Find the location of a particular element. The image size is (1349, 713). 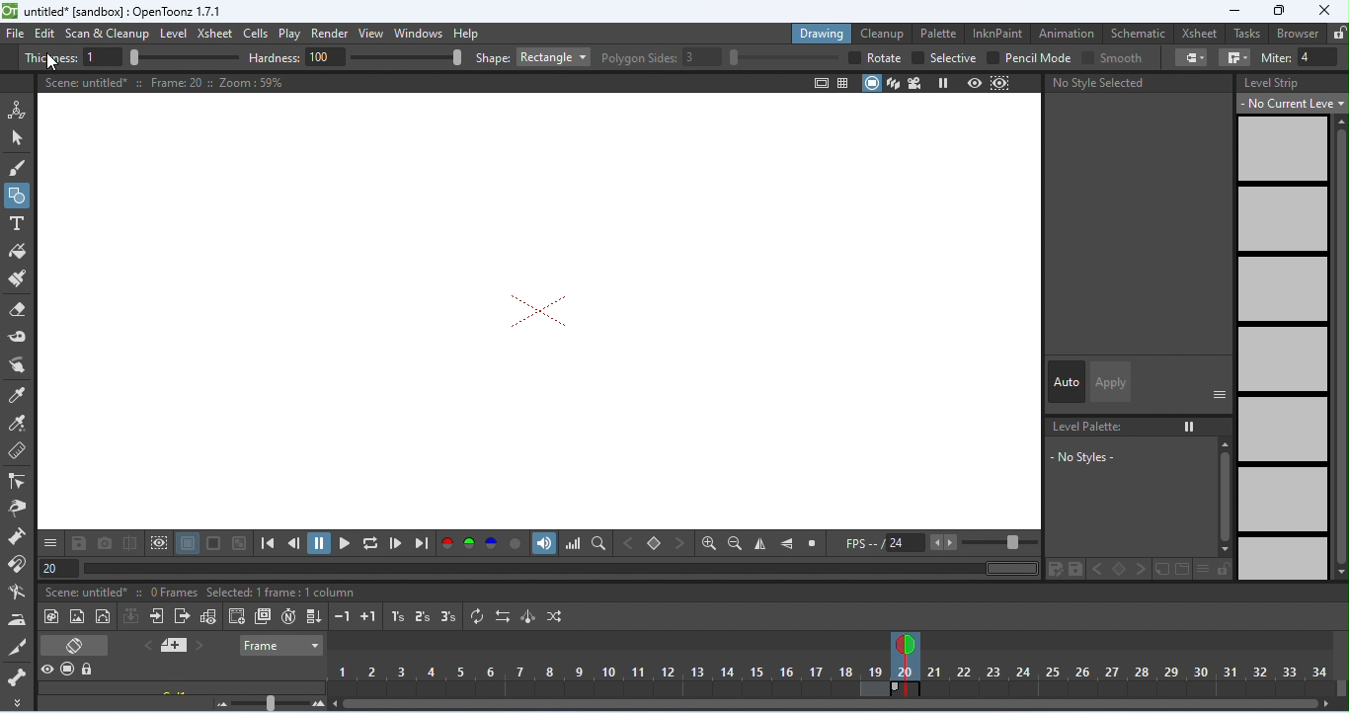

random is located at coordinates (551, 617).